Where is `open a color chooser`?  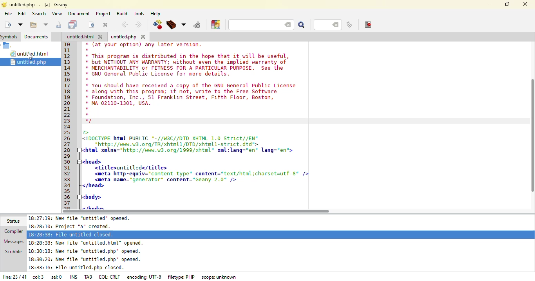
open a color chooser is located at coordinates (216, 25).